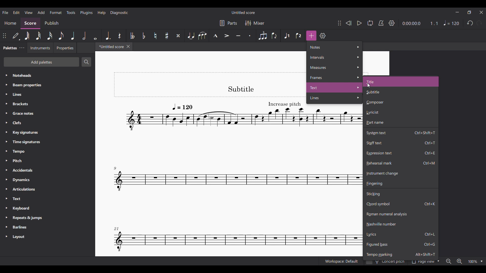 The height and width of the screenshot is (273, 486). What do you see at coordinates (401, 143) in the screenshot?
I see `Staff text` at bounding box center [401, 143].